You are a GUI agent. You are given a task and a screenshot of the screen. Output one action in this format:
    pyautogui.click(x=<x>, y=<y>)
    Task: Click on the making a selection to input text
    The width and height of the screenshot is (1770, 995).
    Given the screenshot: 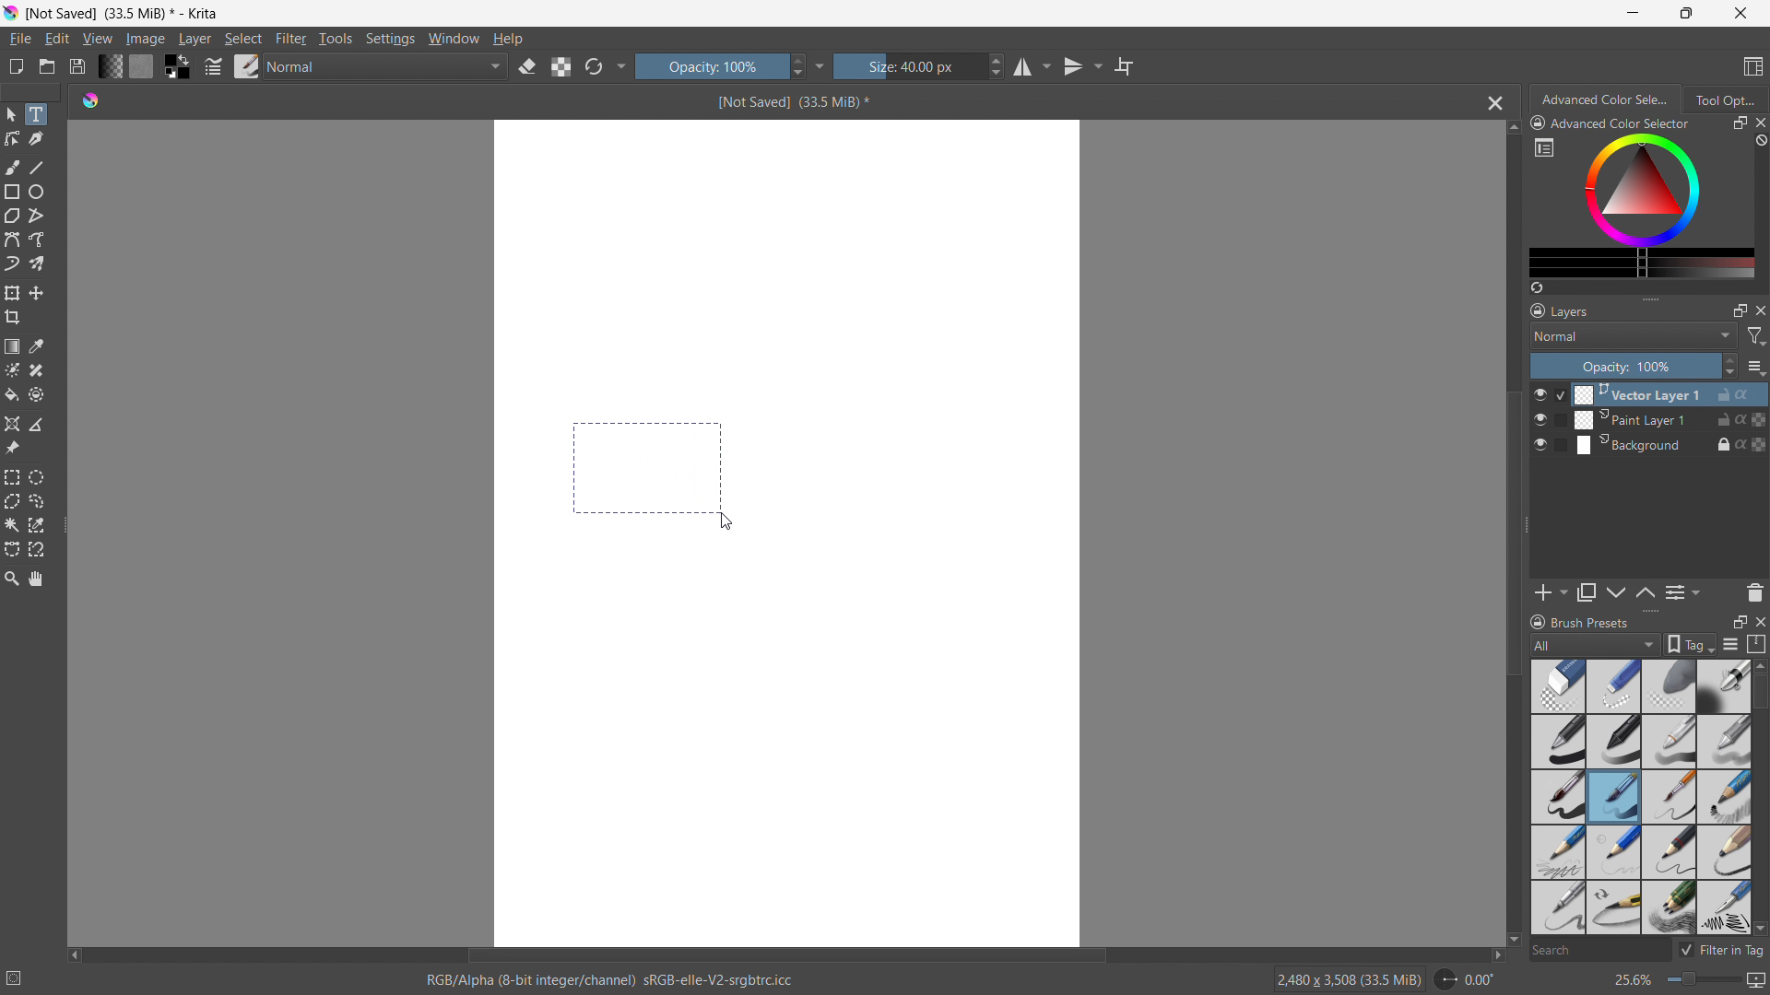 What is the action you would take?
    pyautogui.click(x=649, y=466)
    